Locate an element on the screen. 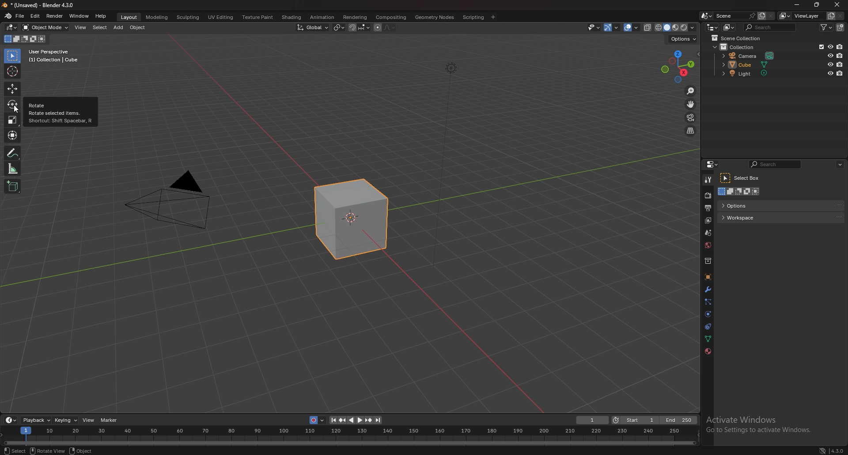 The height and width of the screenshot is (455, 848). options is located at coordinates (841, 164).